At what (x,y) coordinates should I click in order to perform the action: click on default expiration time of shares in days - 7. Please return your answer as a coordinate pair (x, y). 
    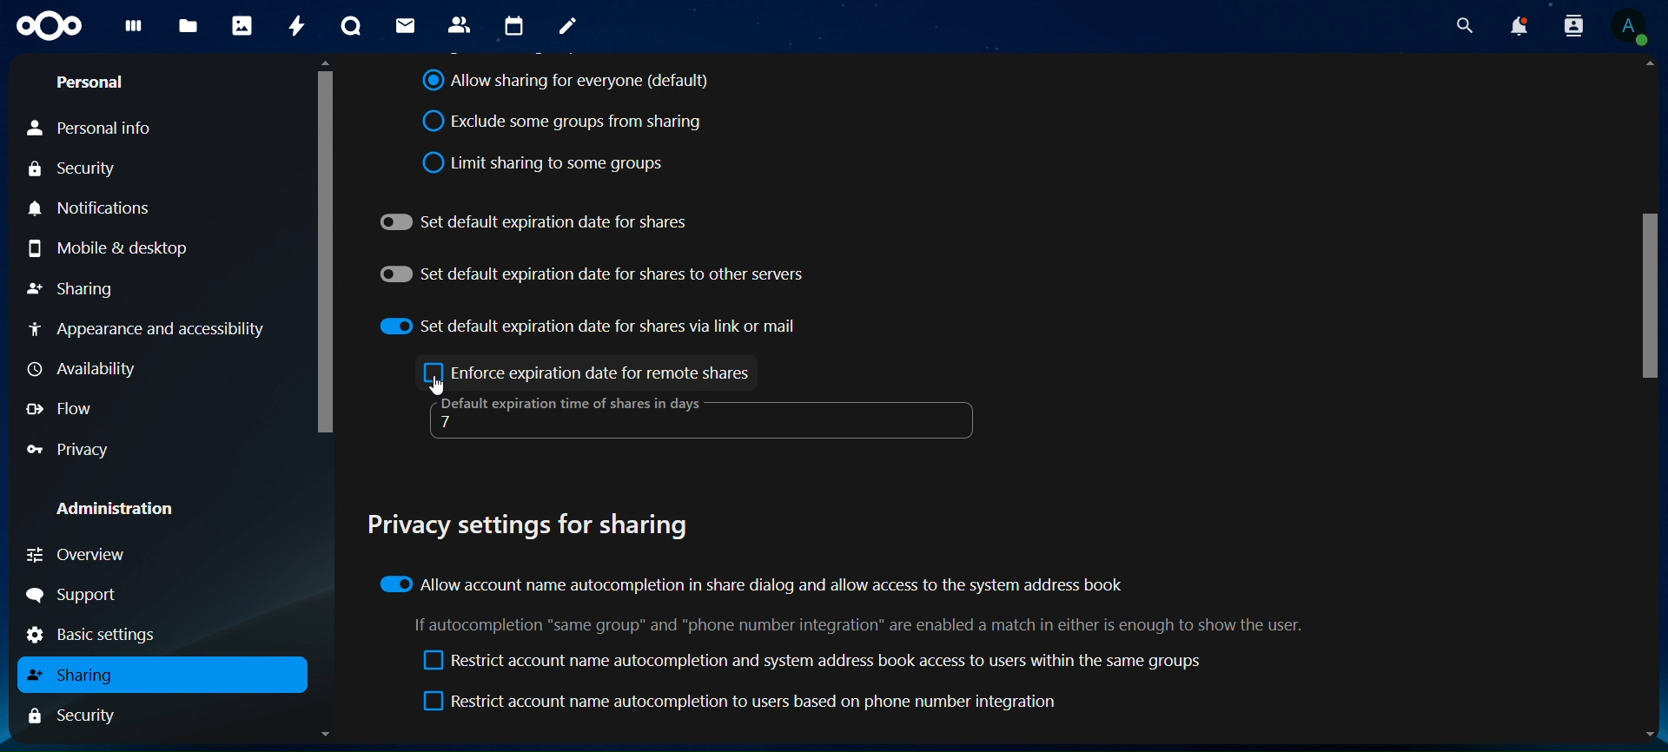
    Looking at the image, I should click on (566, 415).